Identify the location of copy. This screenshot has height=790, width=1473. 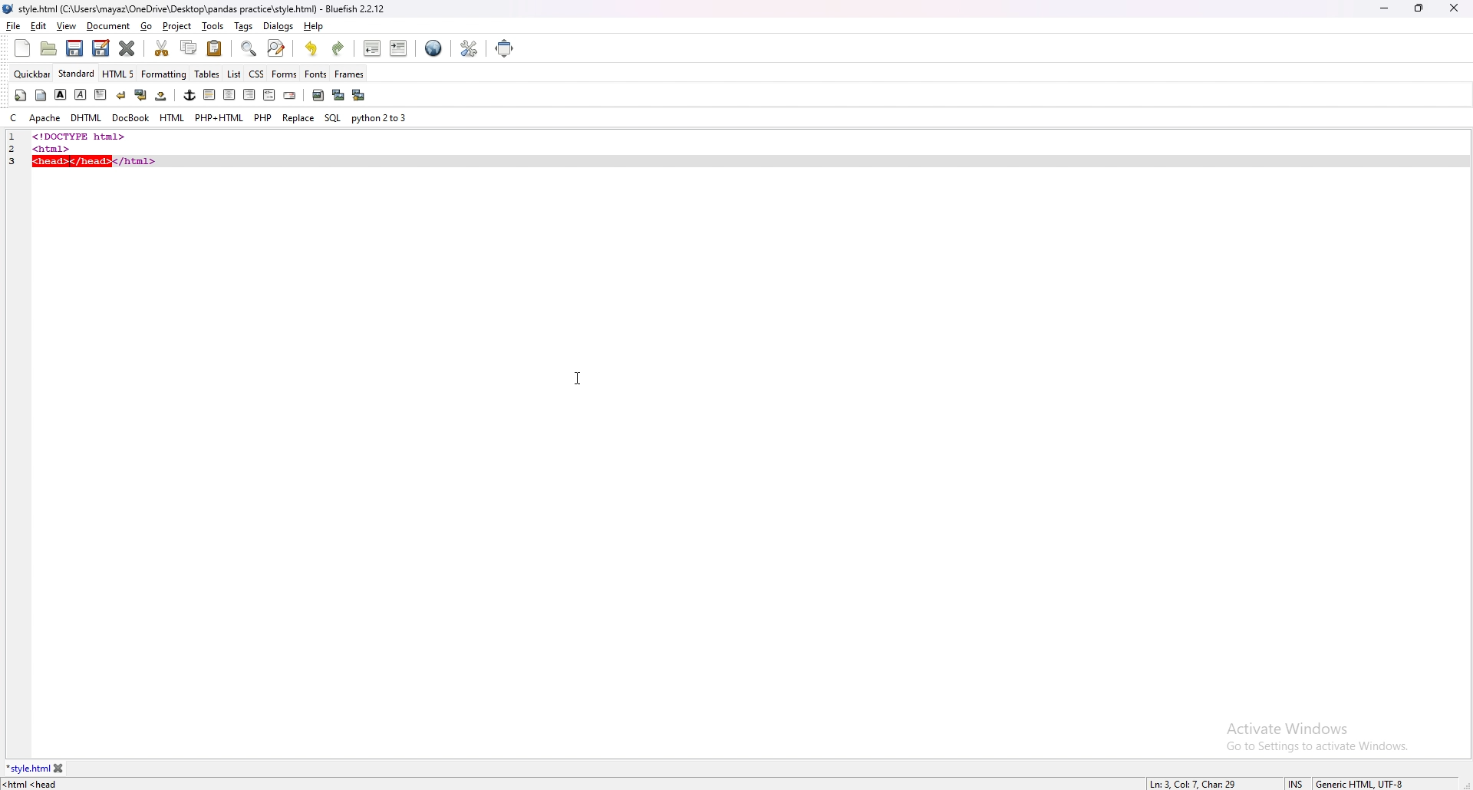
(189, 48).